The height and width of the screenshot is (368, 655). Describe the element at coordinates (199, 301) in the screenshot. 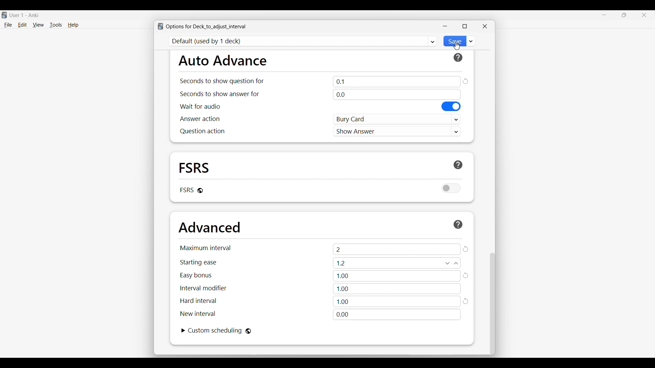

I see `Indicates hard interval` at that location.